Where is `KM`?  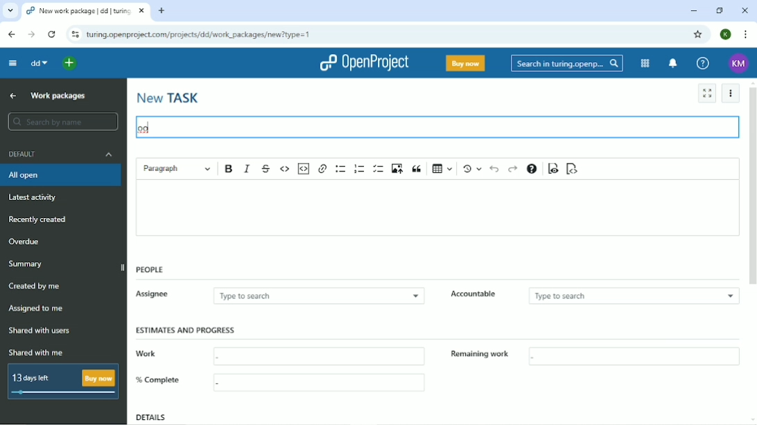
KM is located at coordinates (740, 63).